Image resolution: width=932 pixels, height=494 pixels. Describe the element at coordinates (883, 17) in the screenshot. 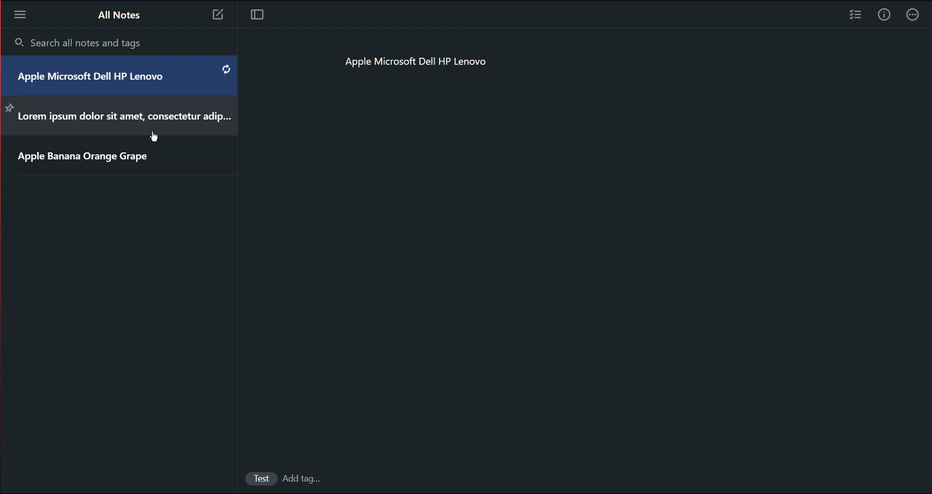

I see `Info` at that location.